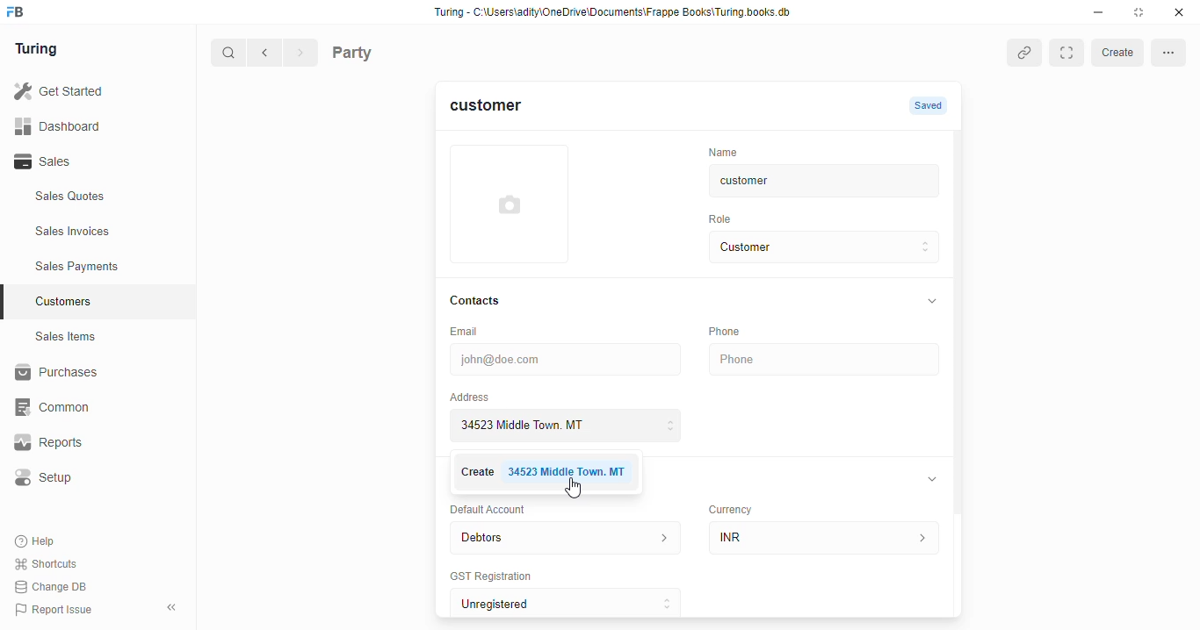 The height and width of the screenshot is (630, 1200). What do you see at coordinates (930, 106) in the screenshot?
I see `Saved` at bounding box center [930, 106].